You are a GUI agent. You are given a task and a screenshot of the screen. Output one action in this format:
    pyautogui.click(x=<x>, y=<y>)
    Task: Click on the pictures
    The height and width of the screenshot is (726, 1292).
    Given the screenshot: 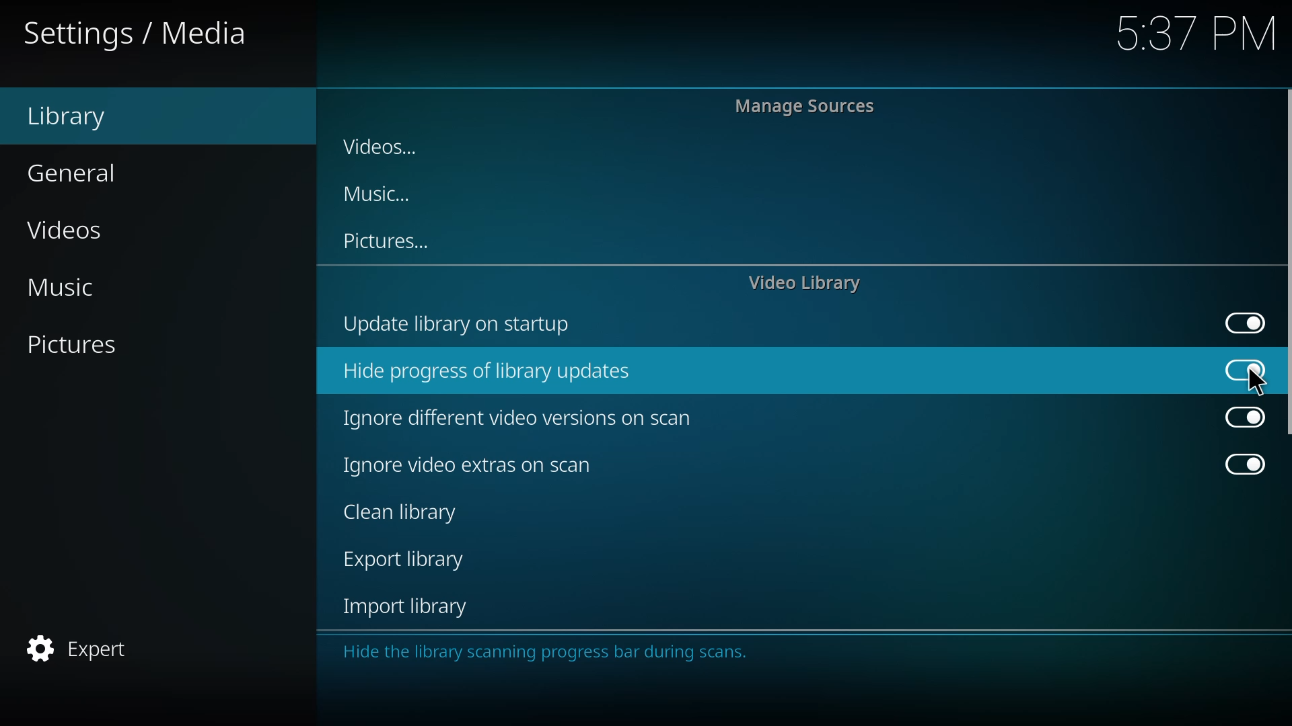 What is the action you would take?
    pyautogui.click(x=89, y=345)
    